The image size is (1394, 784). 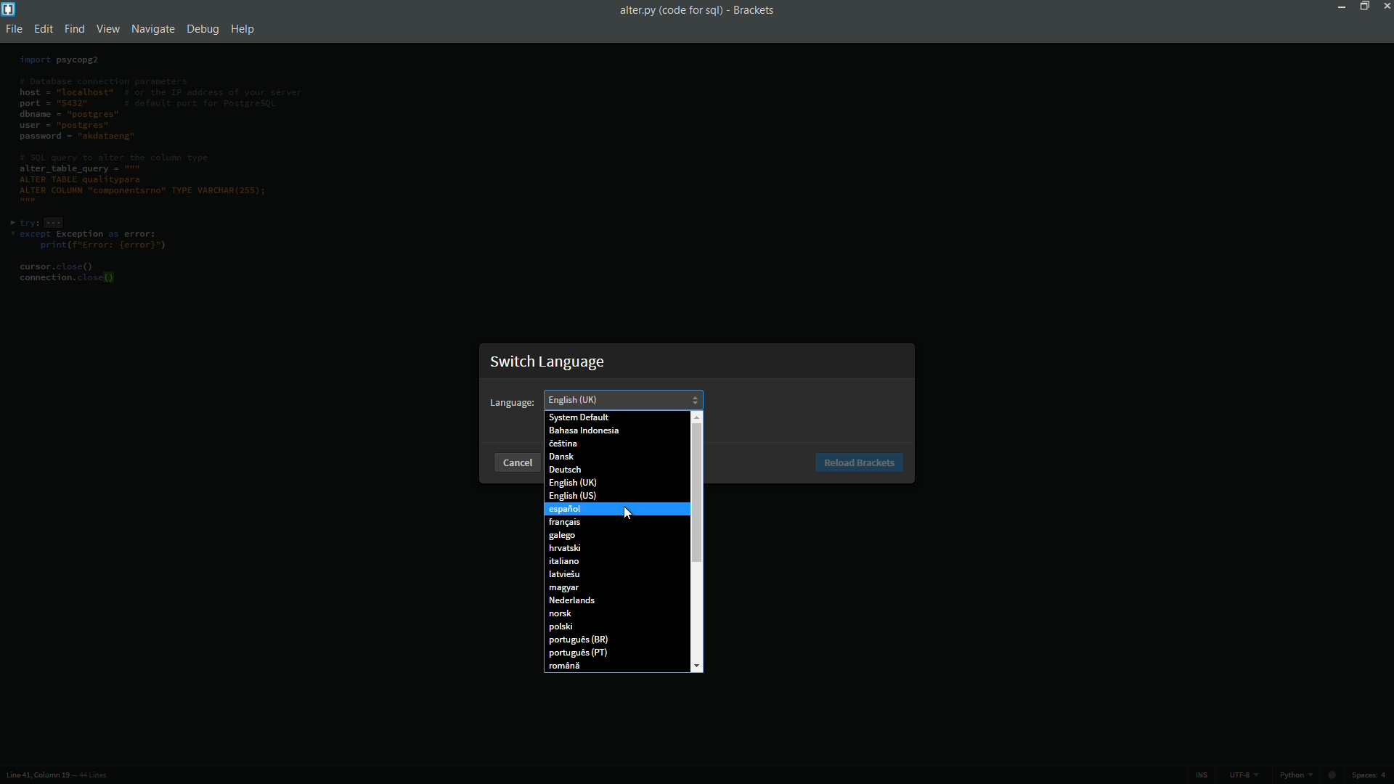 I want to click on Reload Brackets, so click(x=860, y=461).